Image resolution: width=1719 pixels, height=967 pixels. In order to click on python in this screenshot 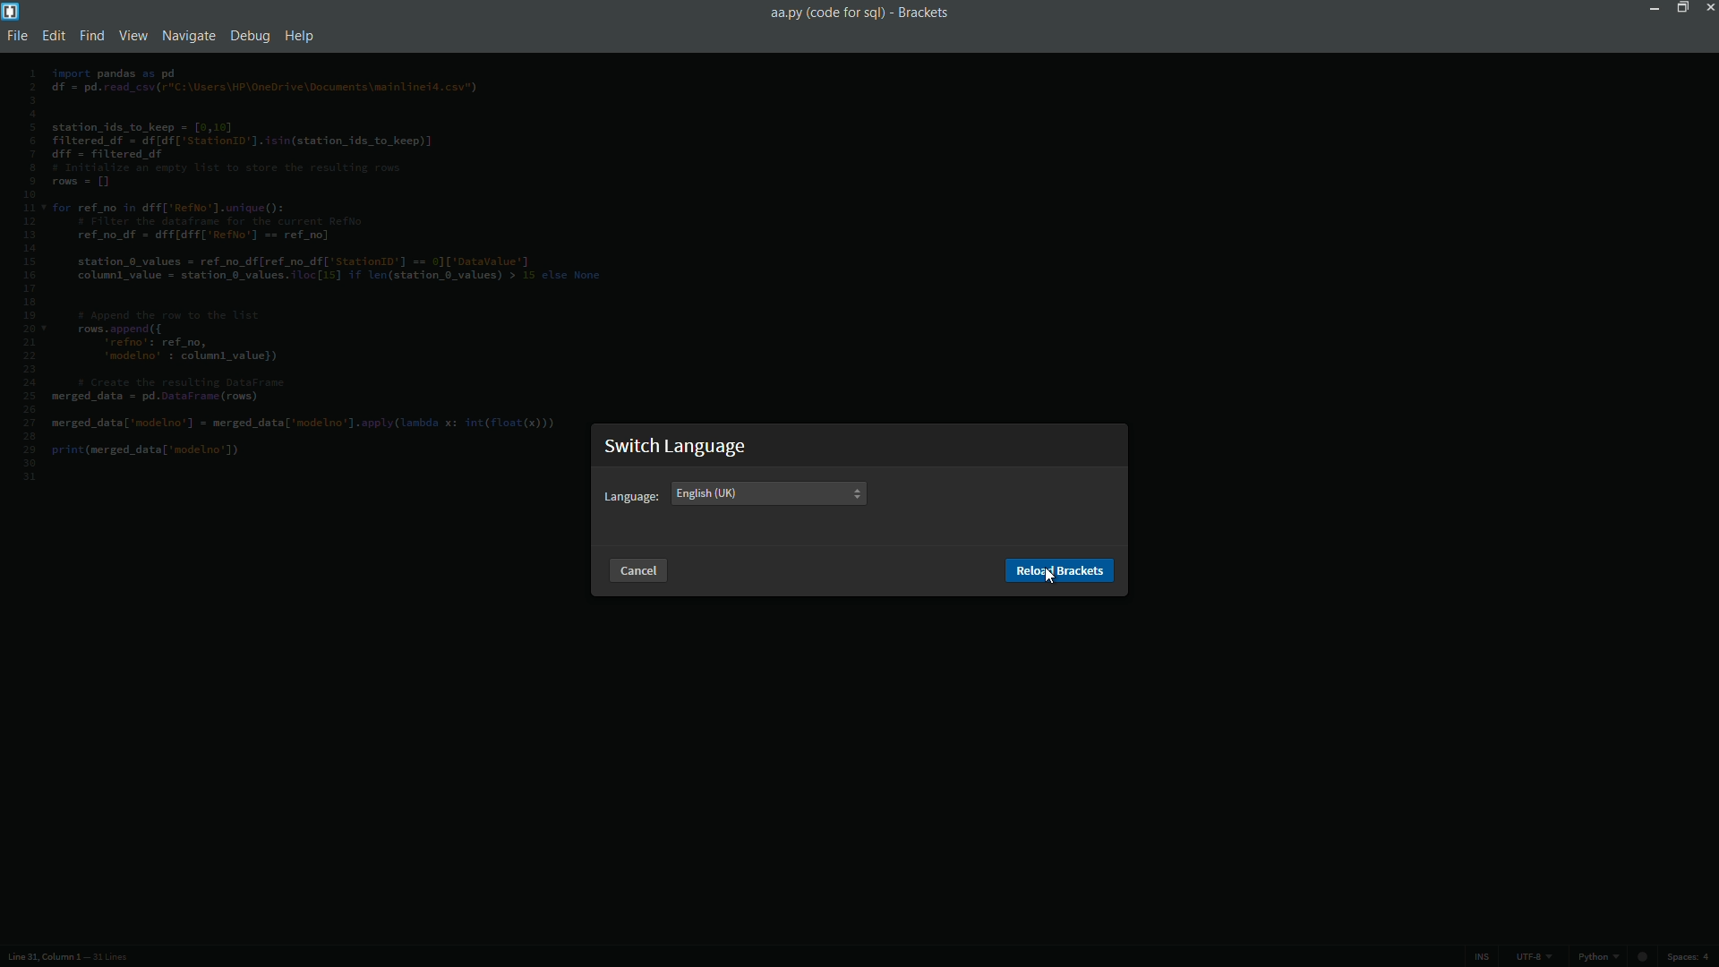, I will do `click(1616, 959)`.